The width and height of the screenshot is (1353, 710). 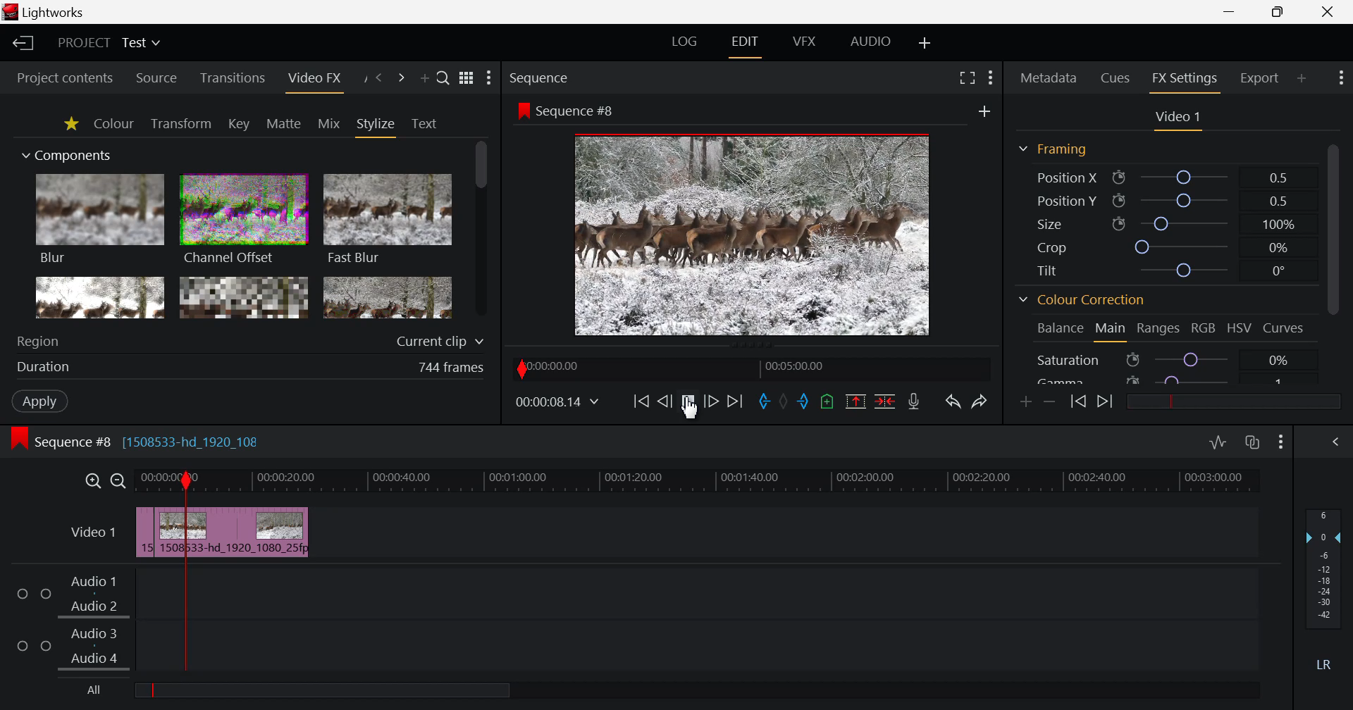 What do you see at coordinates (1261, 77) in the screenshot?
I see `Export` at bounding box center [1261, 77].